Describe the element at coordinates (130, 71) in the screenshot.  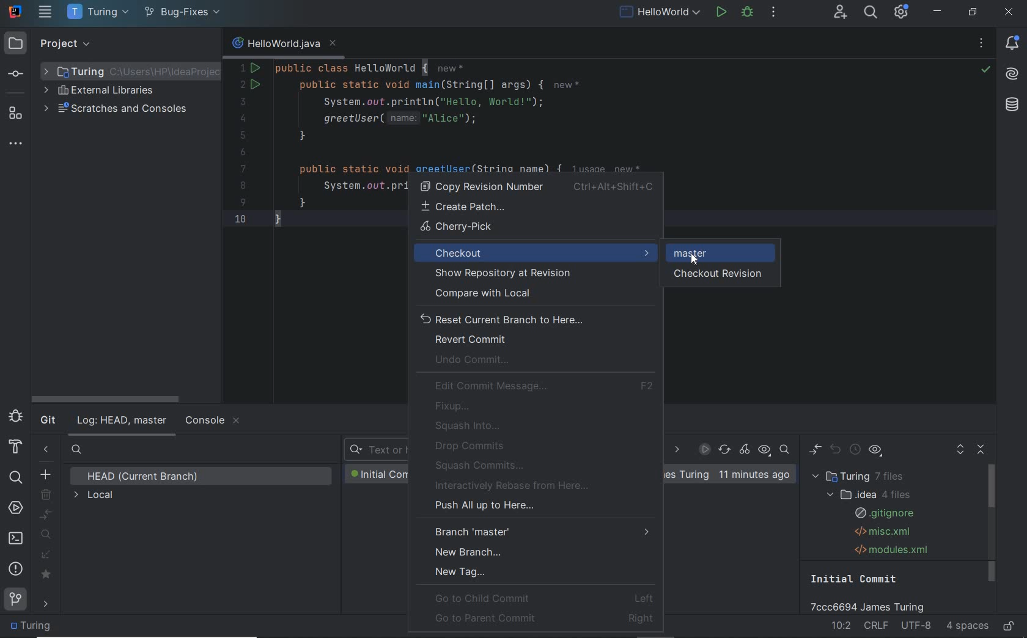
I see `selected folder` at that location.